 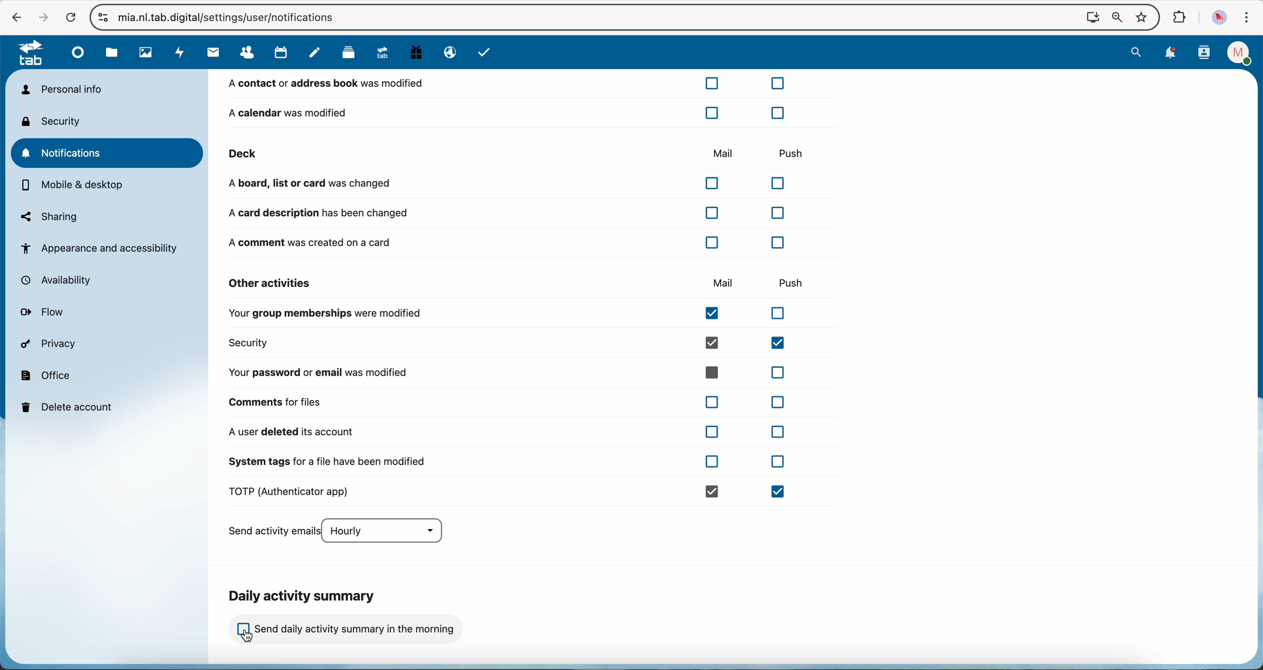 I want to click on a contact or address book was modified, so click(x=508, y=86).